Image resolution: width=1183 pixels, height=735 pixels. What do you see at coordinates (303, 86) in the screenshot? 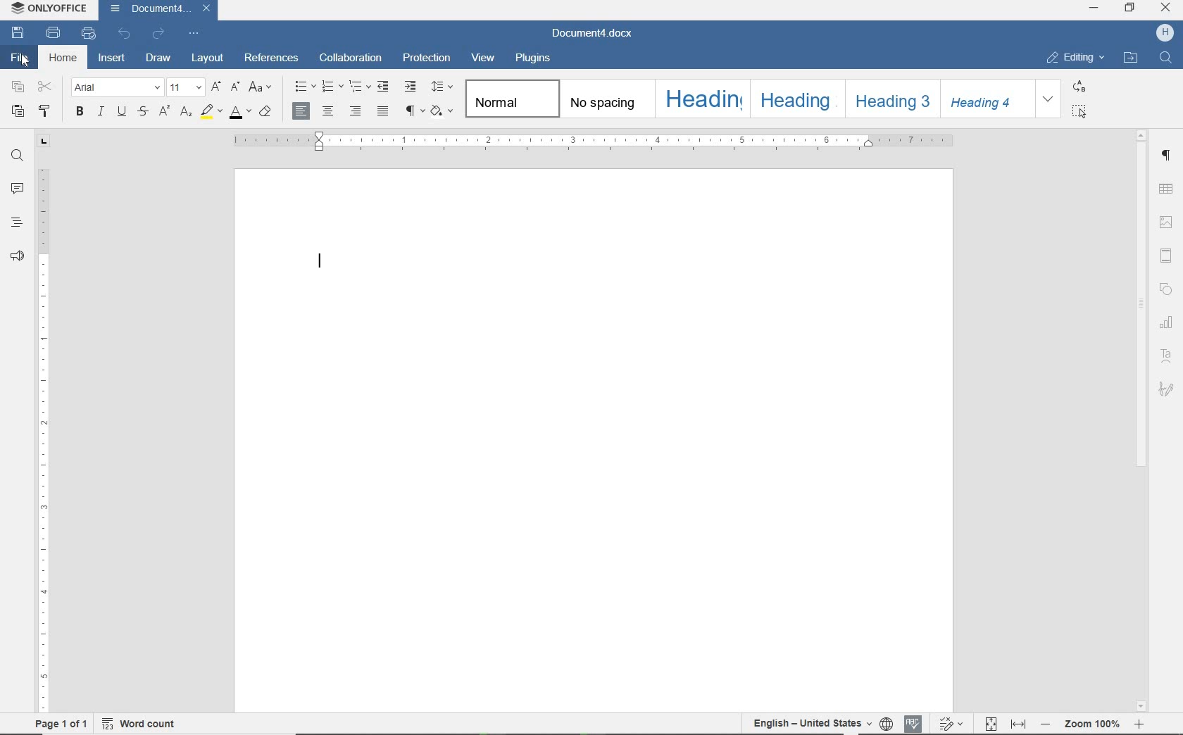
I see `bullets` at bounding box center [303, 86].